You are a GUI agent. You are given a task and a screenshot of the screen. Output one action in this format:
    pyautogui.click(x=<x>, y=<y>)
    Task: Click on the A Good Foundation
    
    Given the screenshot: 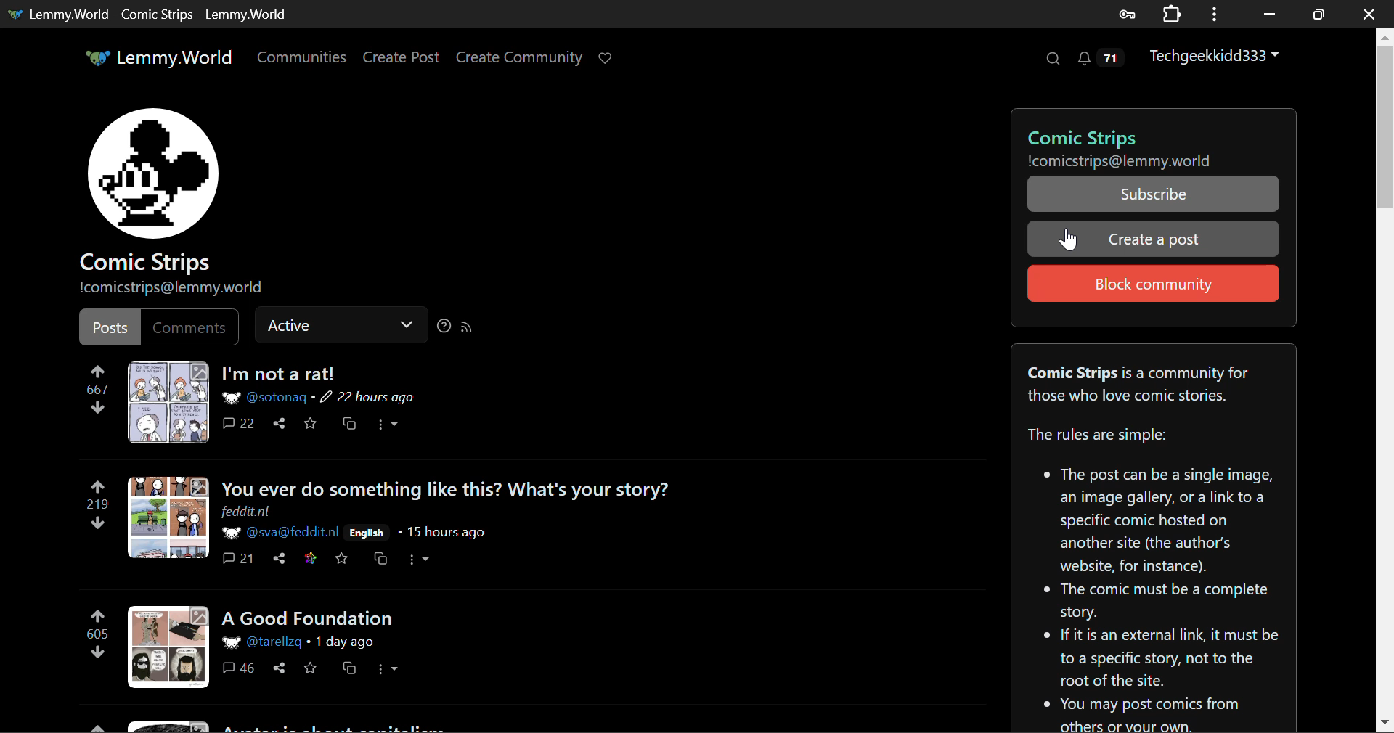 What is the action you would take?
    pyautogui.click(x=309, y=618)
    